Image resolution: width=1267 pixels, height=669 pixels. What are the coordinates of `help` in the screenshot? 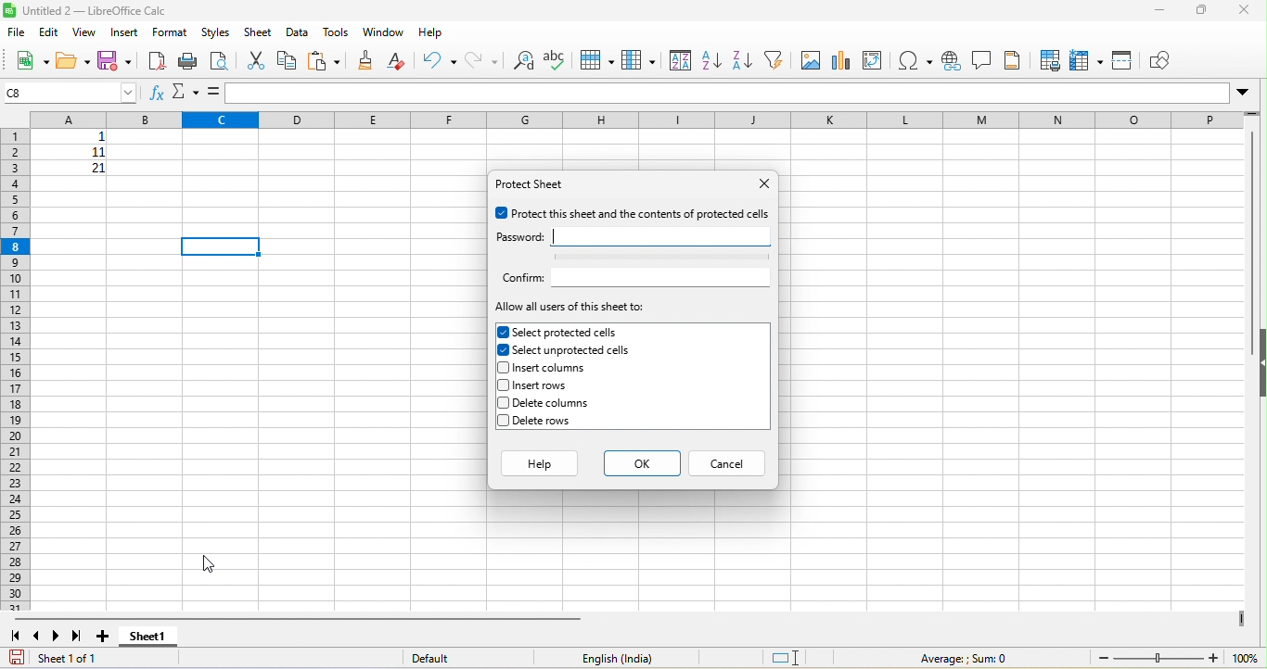 It's located at (437, 32).